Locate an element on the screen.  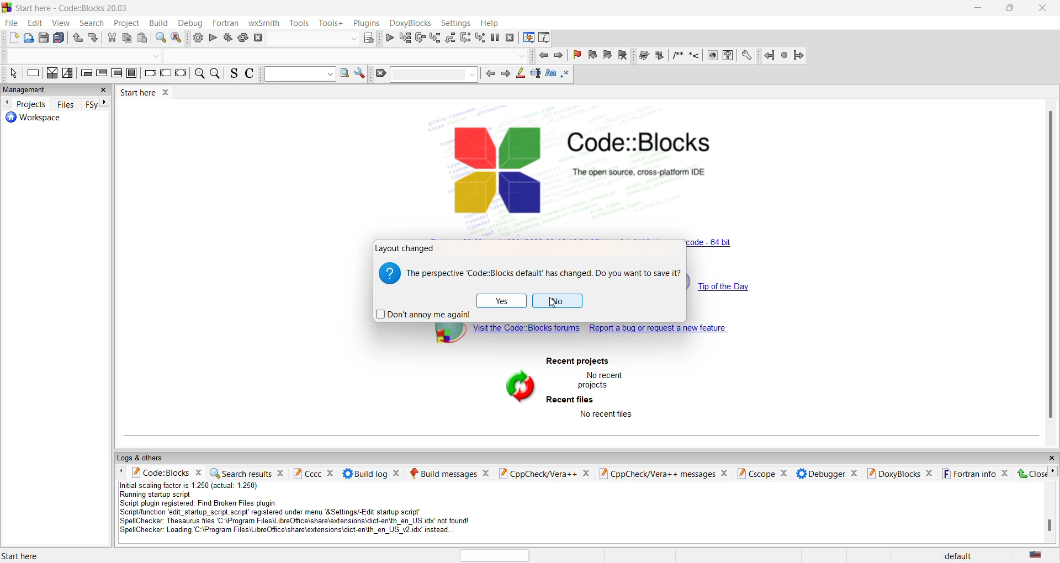
doxyBlocks is located at coordinates (410, 22).